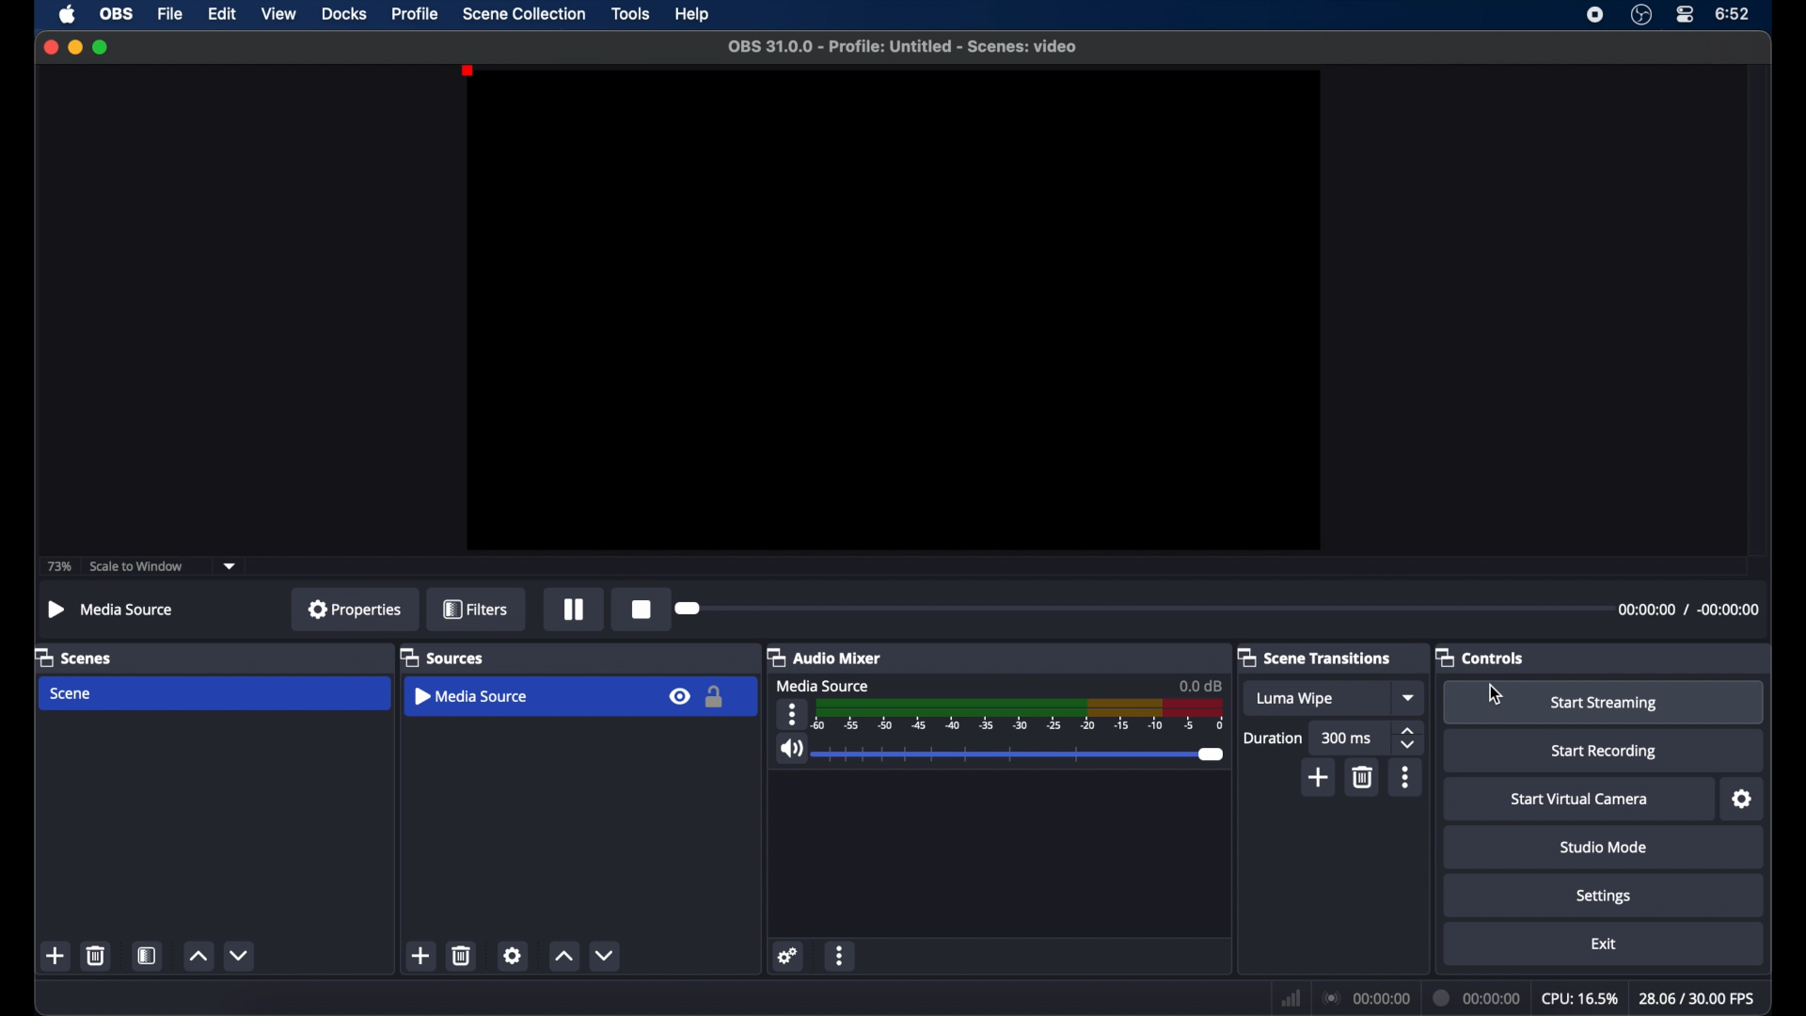 This screenshot has width=1806, height=1016. I want to click on record, so click(642, 611).